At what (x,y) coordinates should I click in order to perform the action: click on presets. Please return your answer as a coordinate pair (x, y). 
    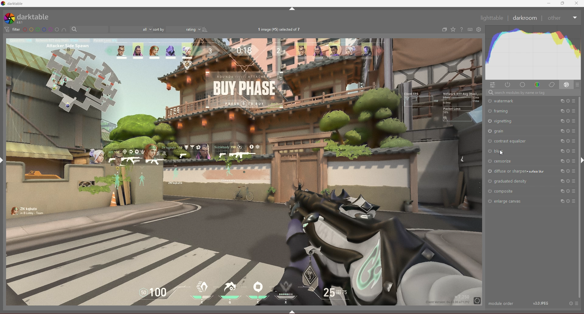
    Looking at the image, I should click on (574, 141).